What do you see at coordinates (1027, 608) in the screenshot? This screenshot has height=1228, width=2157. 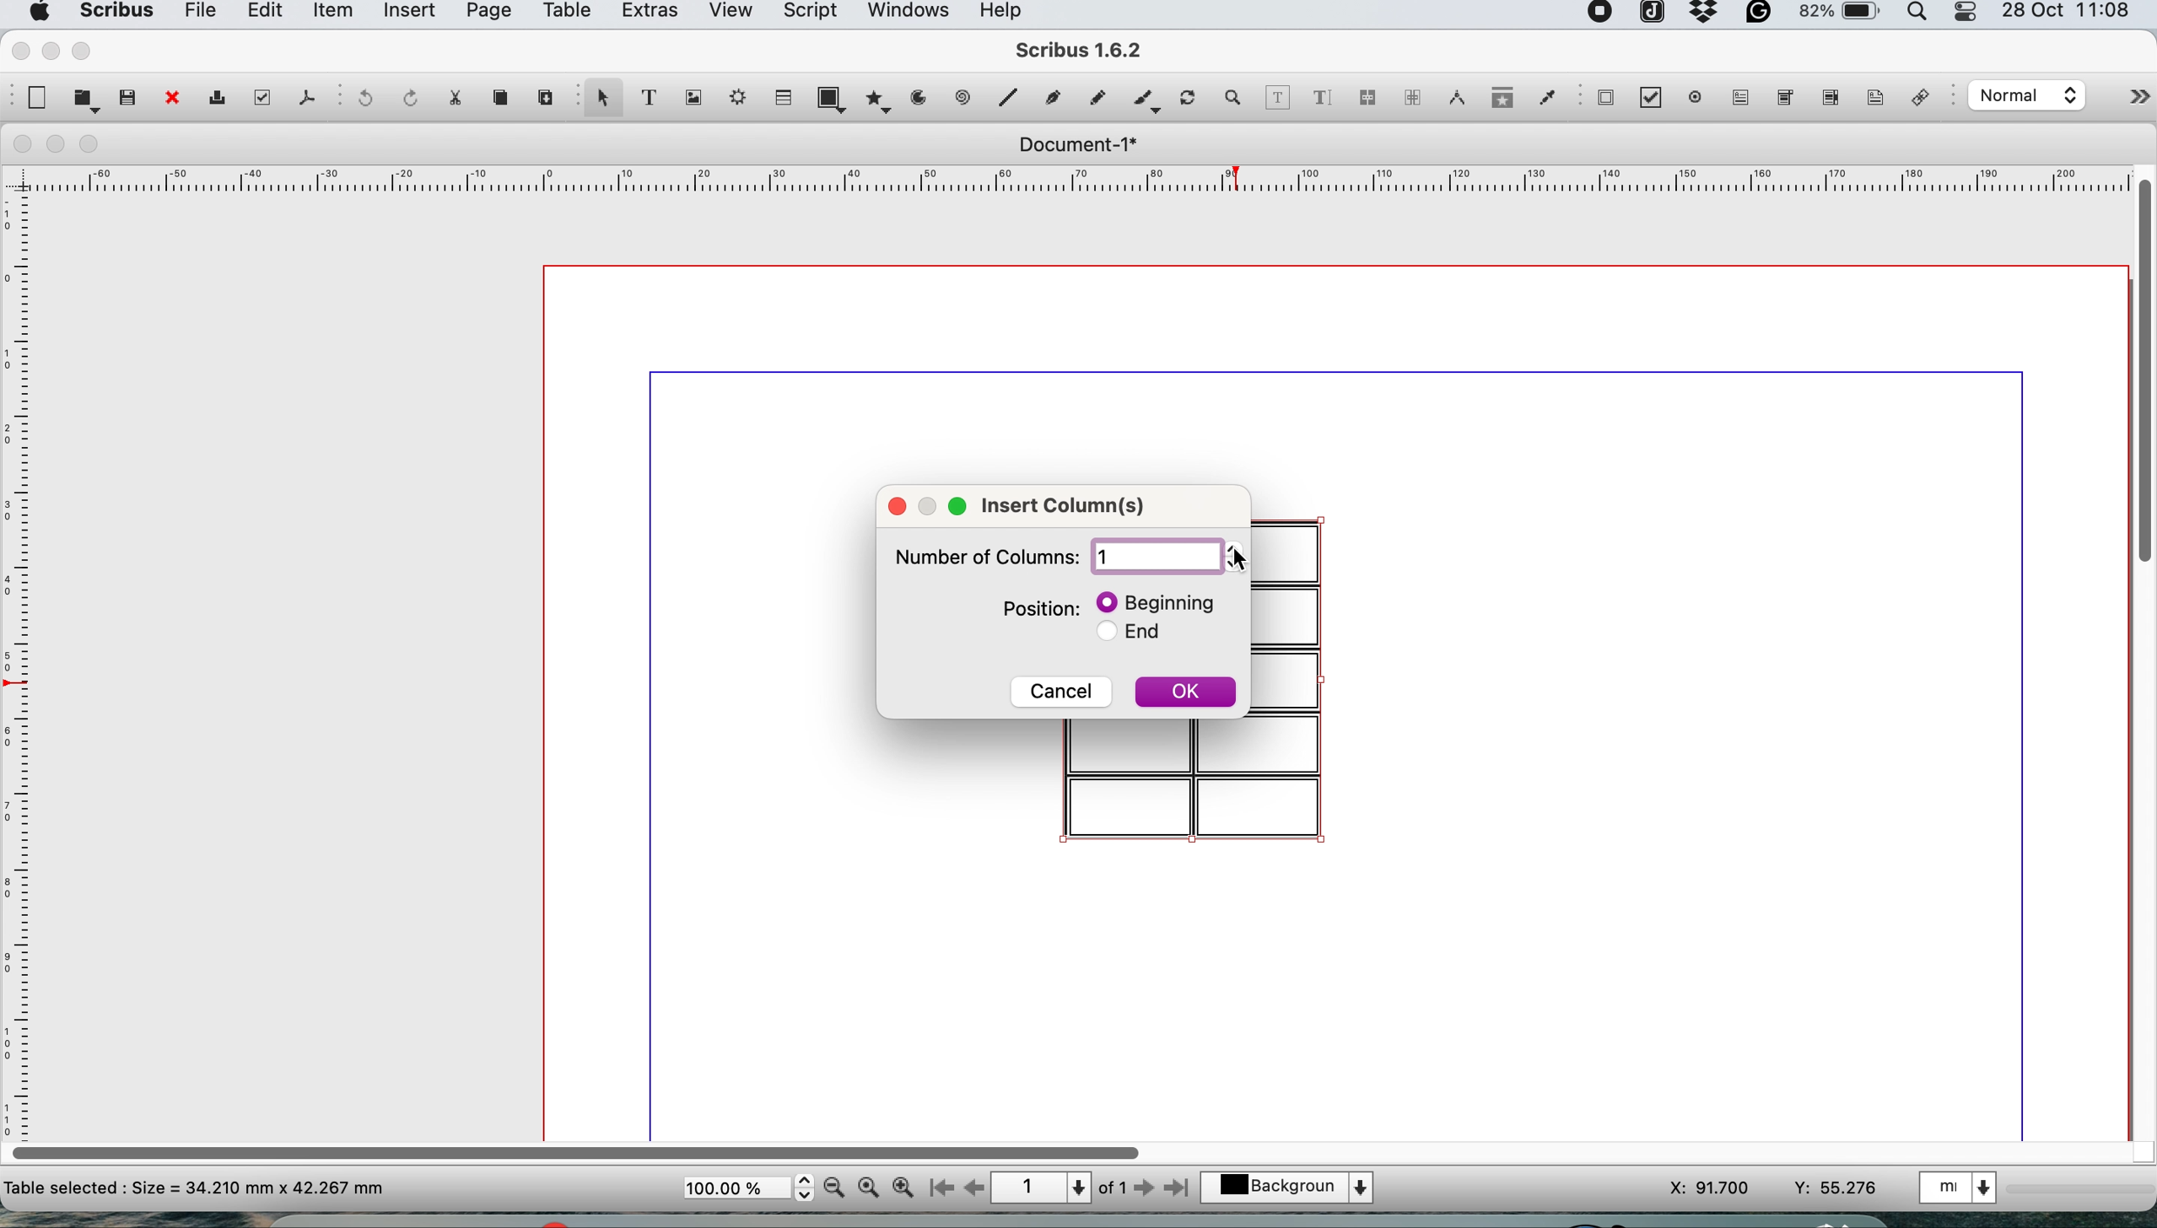 I see `position` at bounding box center [1027, 608].